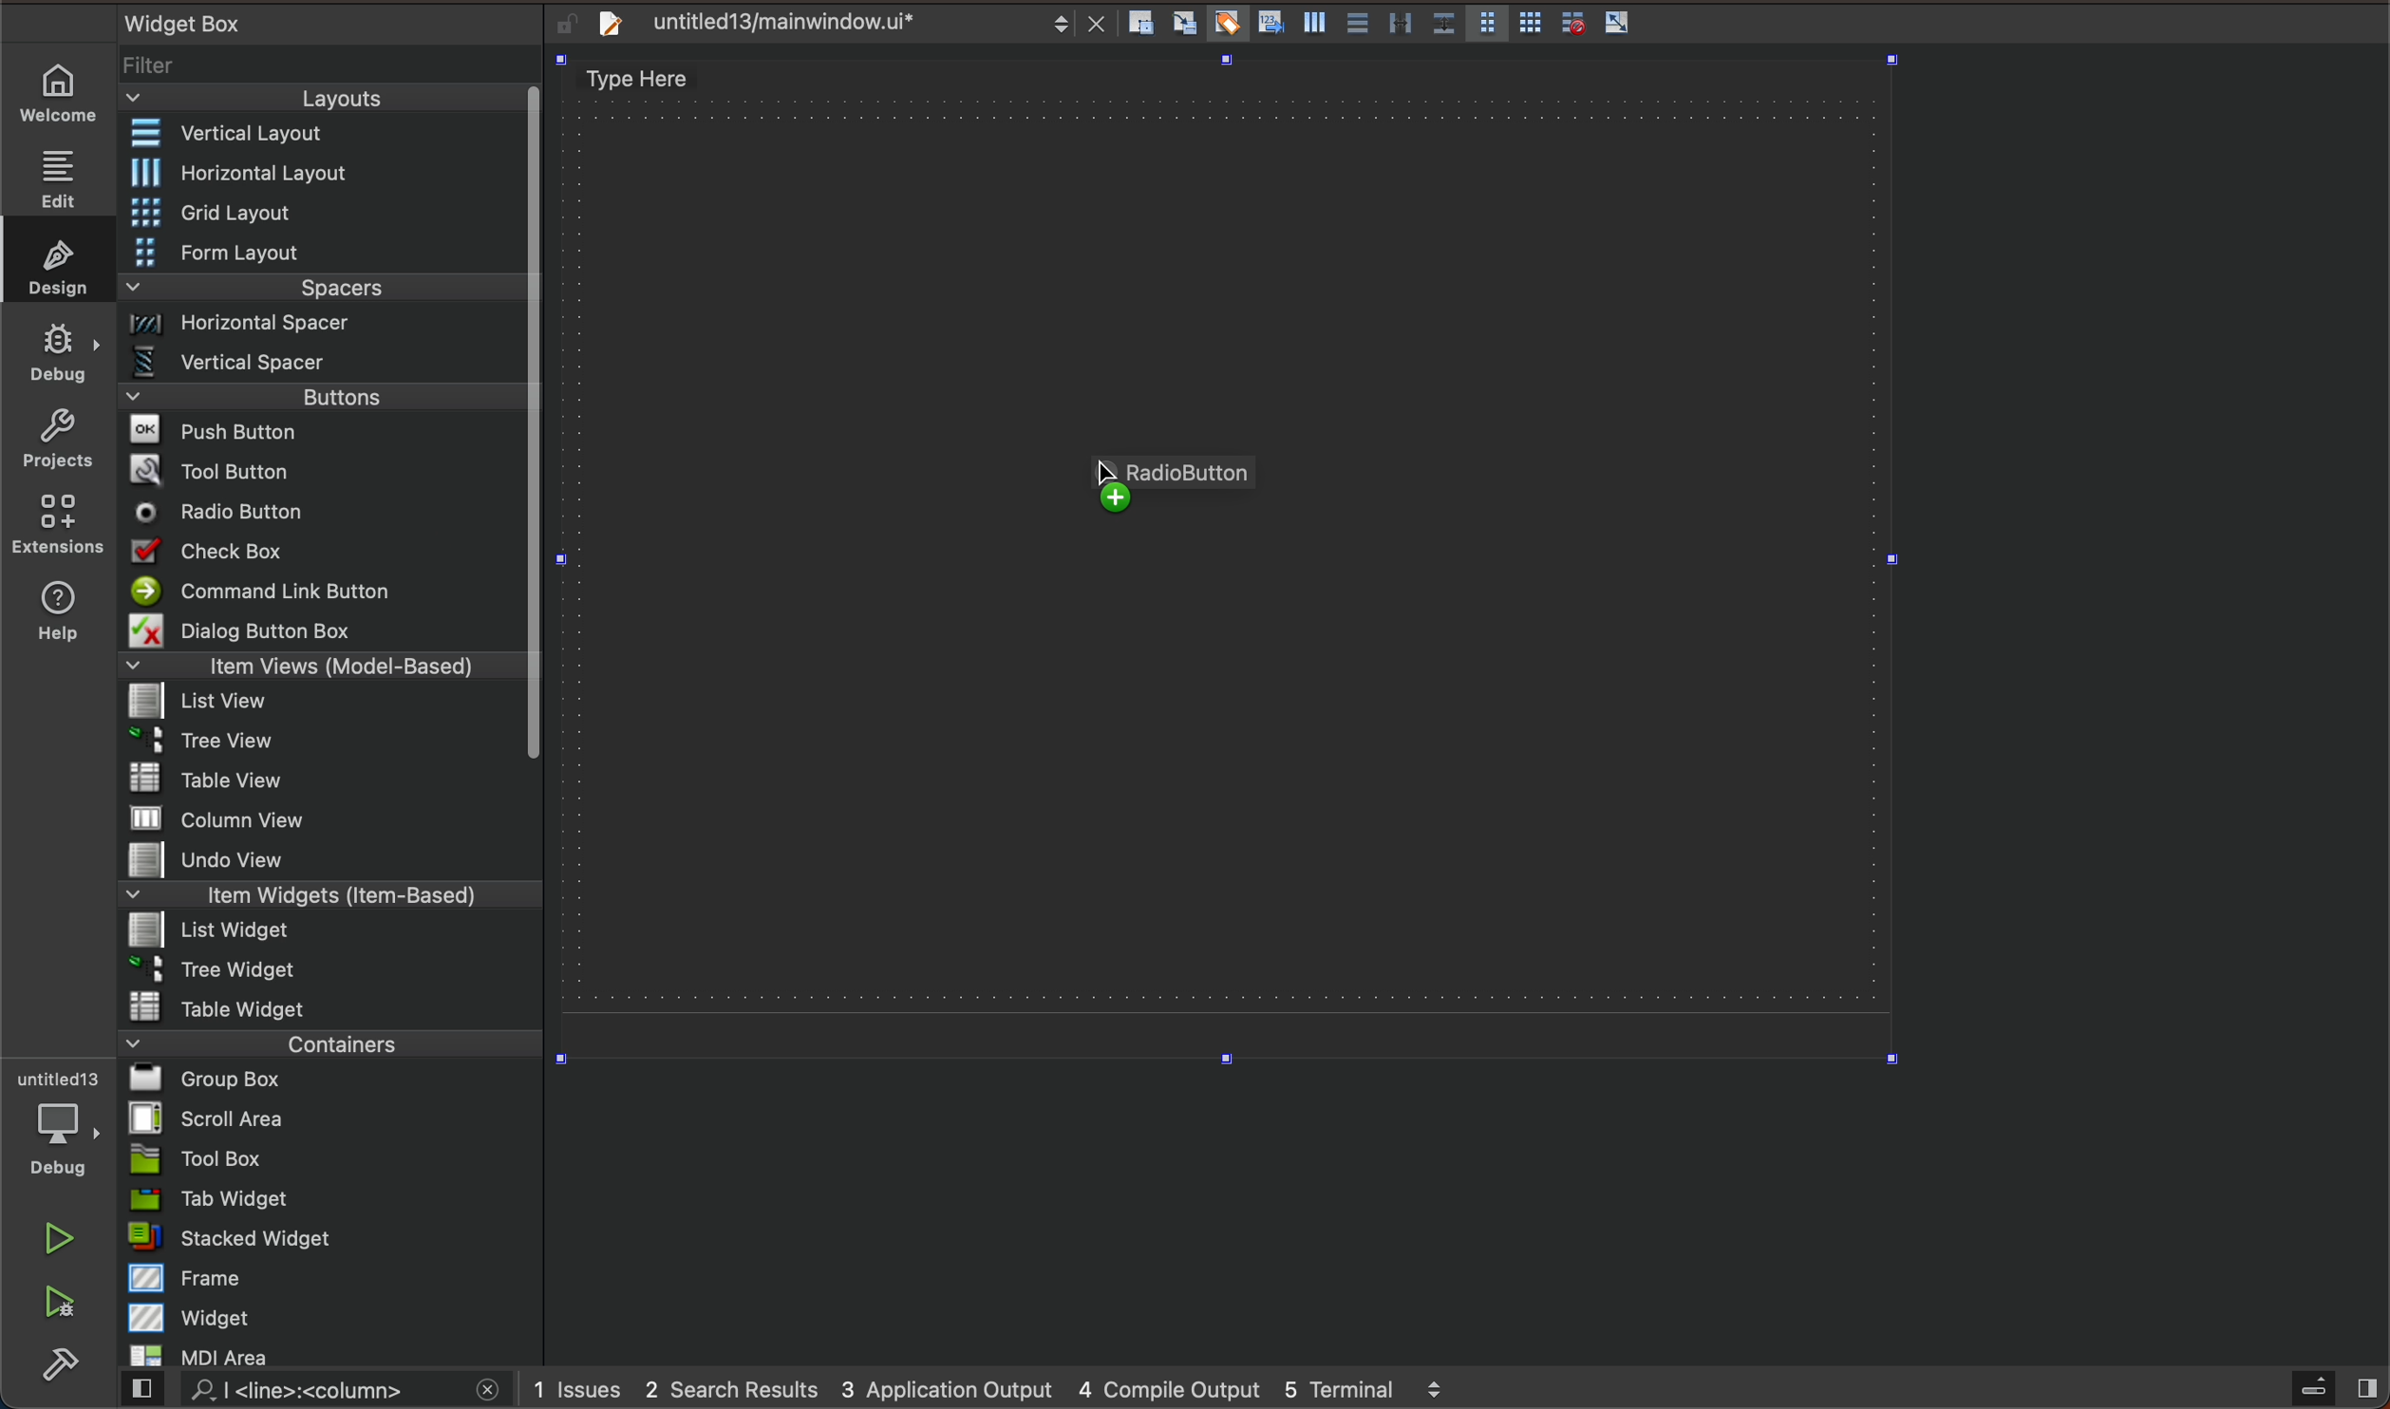 Image resolution: width=2390 pixels, height=1409 pixels. Describe the element at coordinates (60, 350) in the screenshot. I see `debug` at that location.